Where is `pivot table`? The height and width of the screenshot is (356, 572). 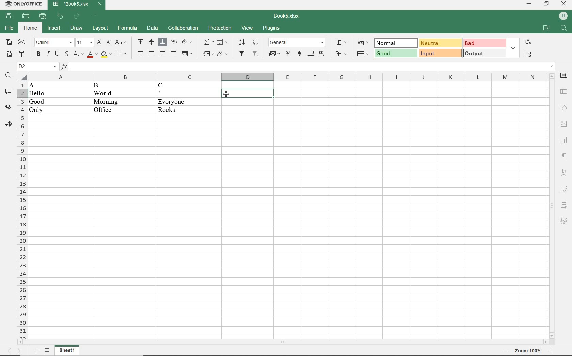 pivot table is located at coordinates (564, 189).